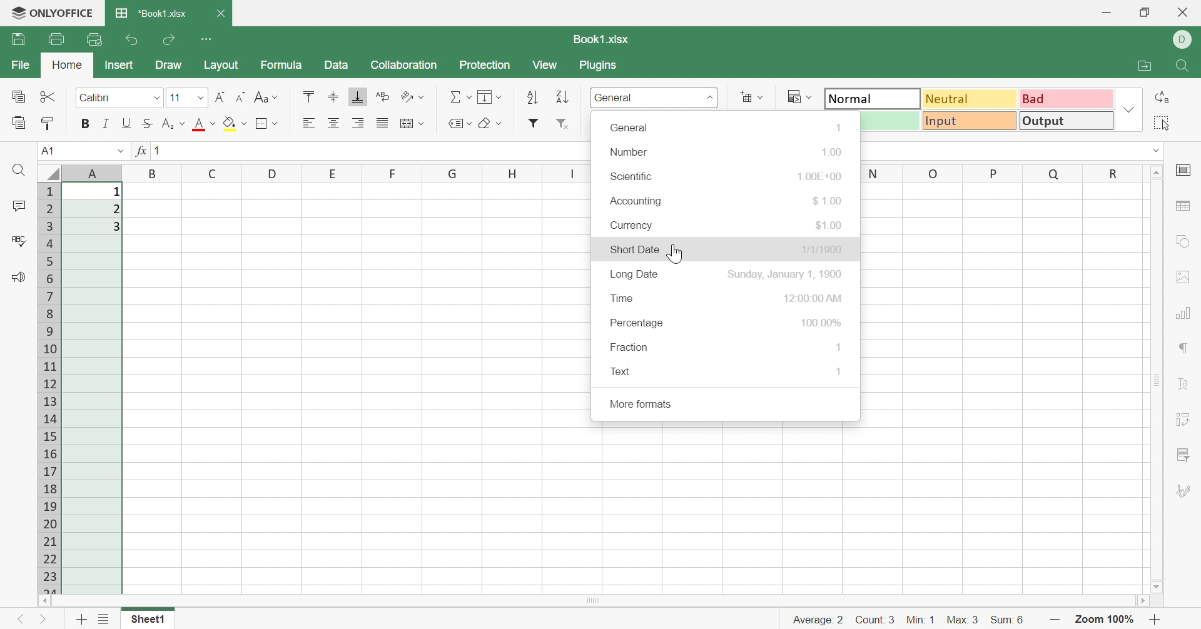 The height and width of the screenshot is (629, 1201). What do you see at coordinates (157, 150) in the screenshot?
I see `1` at bounding box center [157, 150].